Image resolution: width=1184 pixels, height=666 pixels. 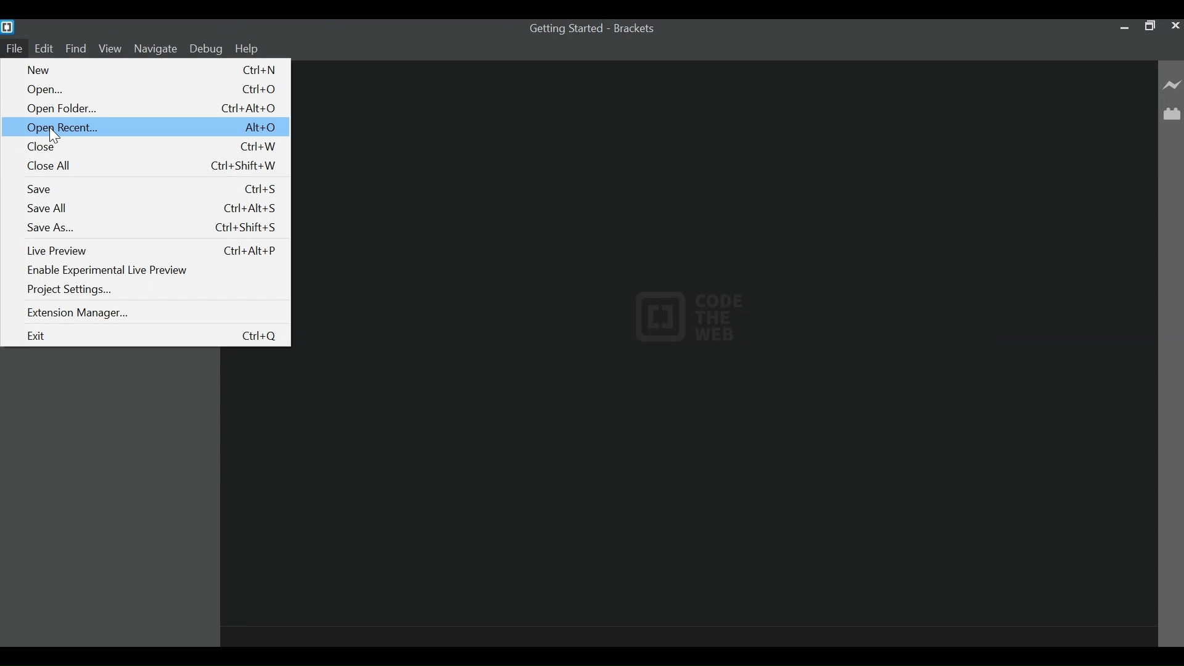 I want to click on Close, so click(x=56, y=136).